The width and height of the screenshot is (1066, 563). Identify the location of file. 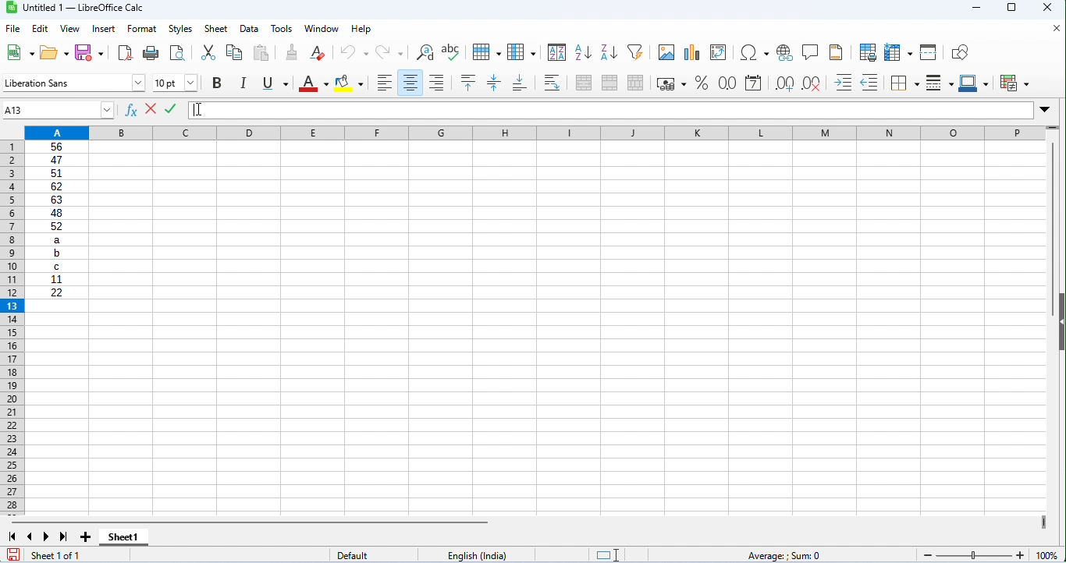
(12, 28).